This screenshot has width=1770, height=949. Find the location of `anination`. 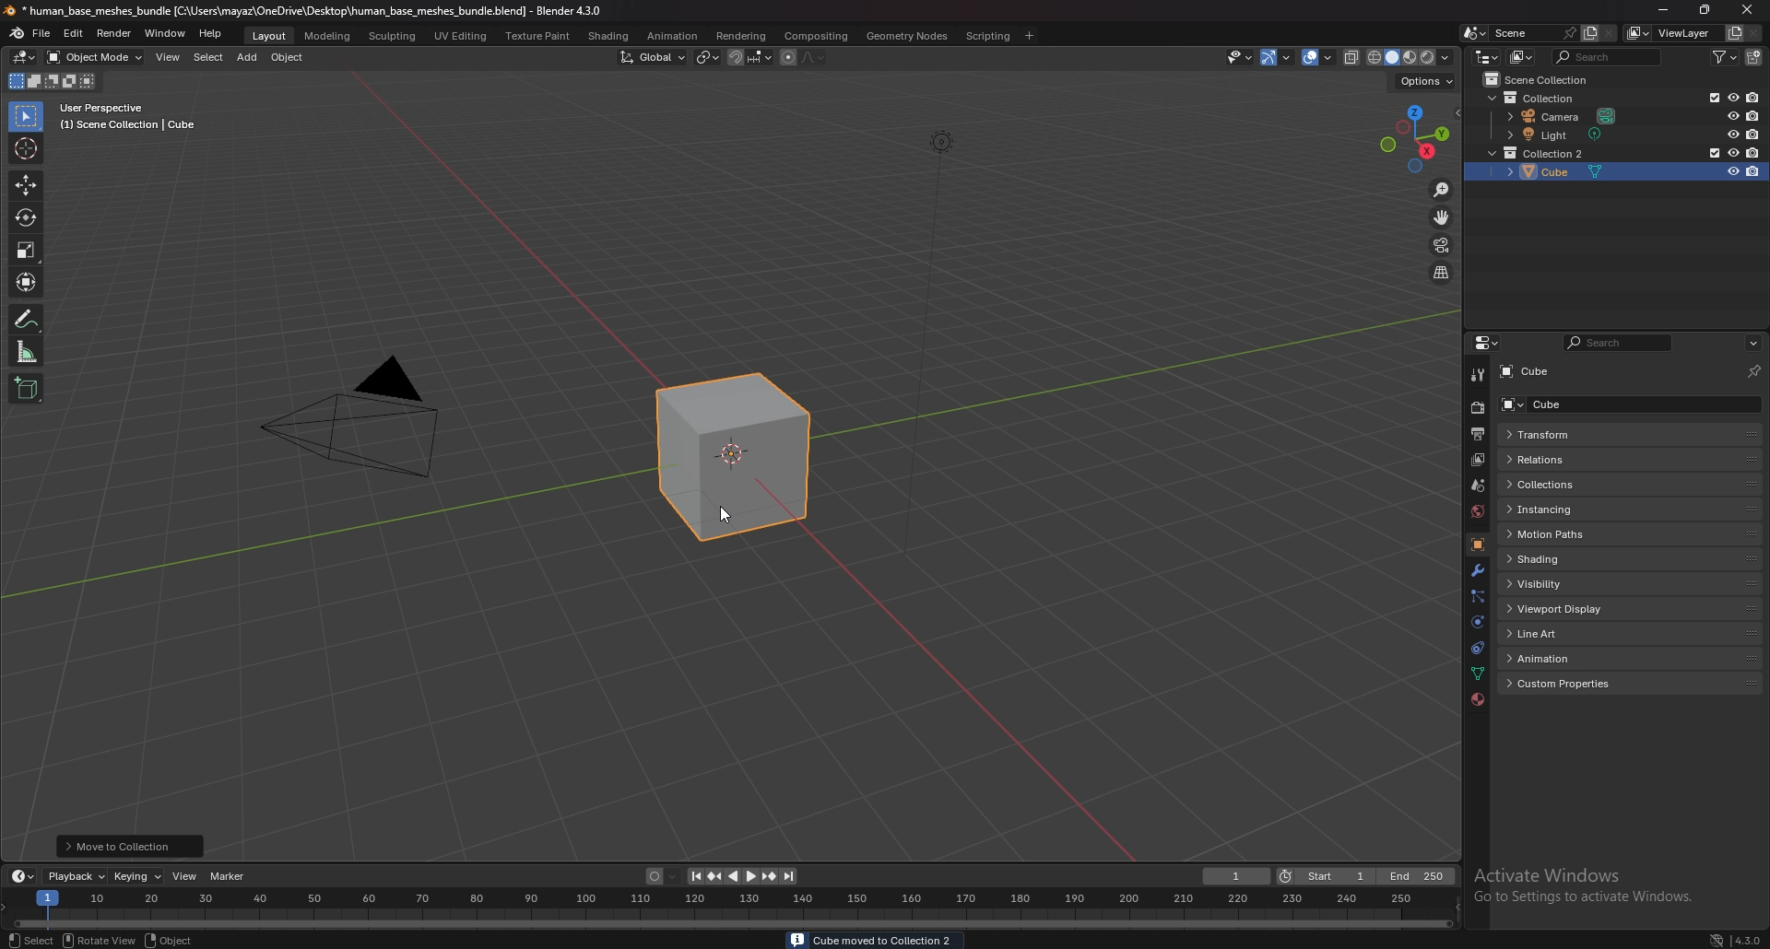

anination is located at coordinates (672, 35).